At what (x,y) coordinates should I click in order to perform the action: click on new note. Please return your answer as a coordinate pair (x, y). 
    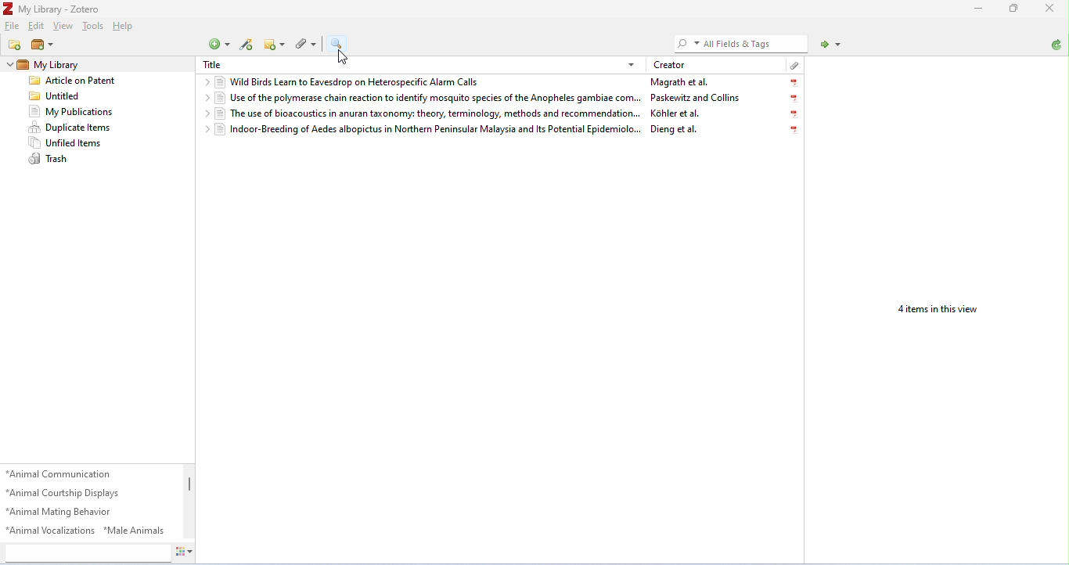
    Looking at the image, I should click on (275, 44).